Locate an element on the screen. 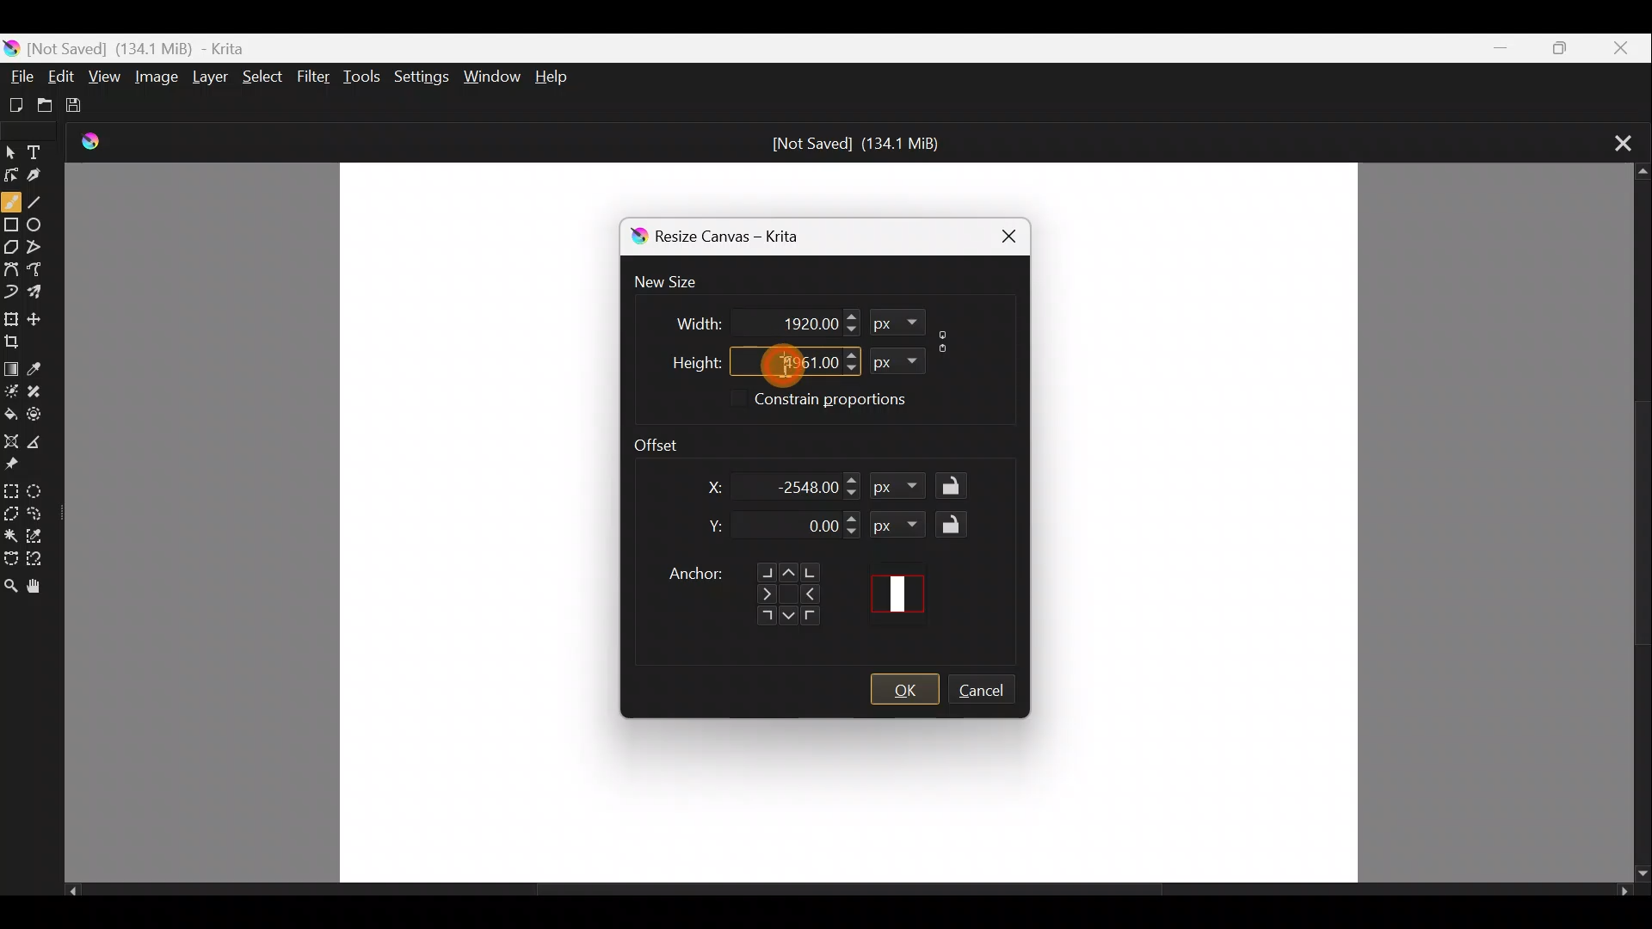  Increase X dimension is located at coordinates (853, 477).